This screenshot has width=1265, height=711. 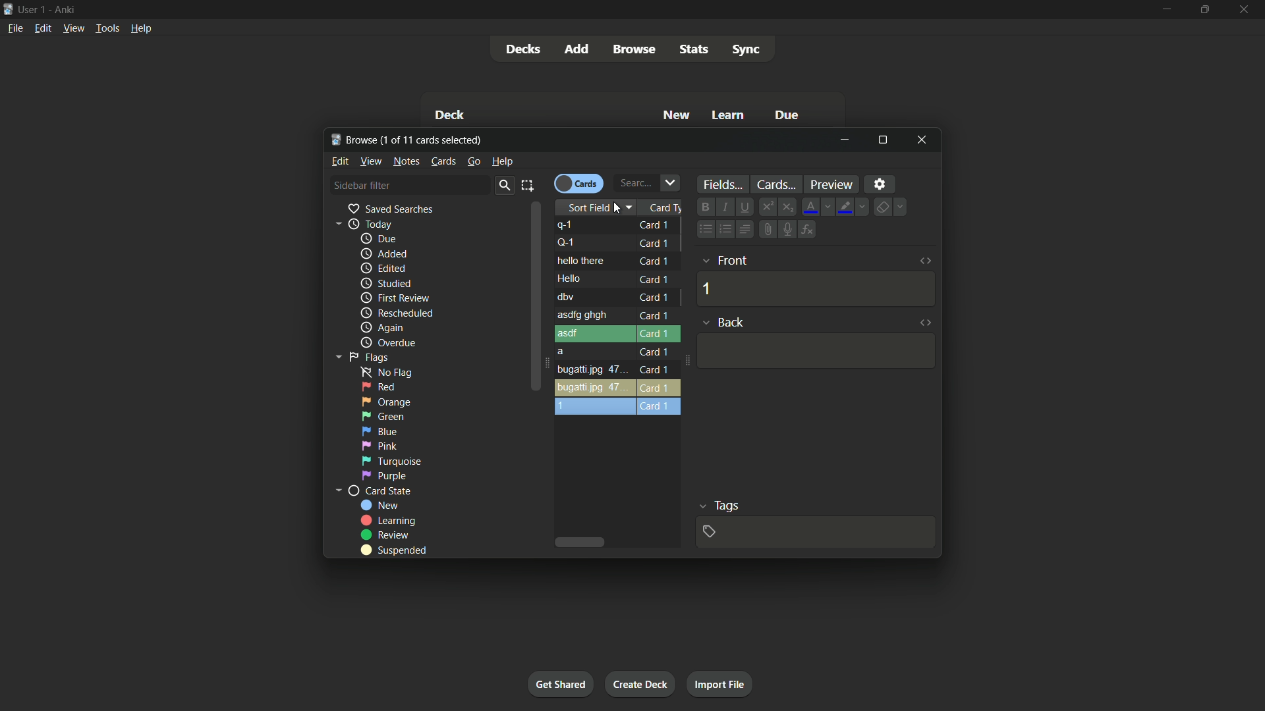 What do you see at coordinates (107, 28) in the screenshot?
I see `tools menu` at bounding box center [107, 28].